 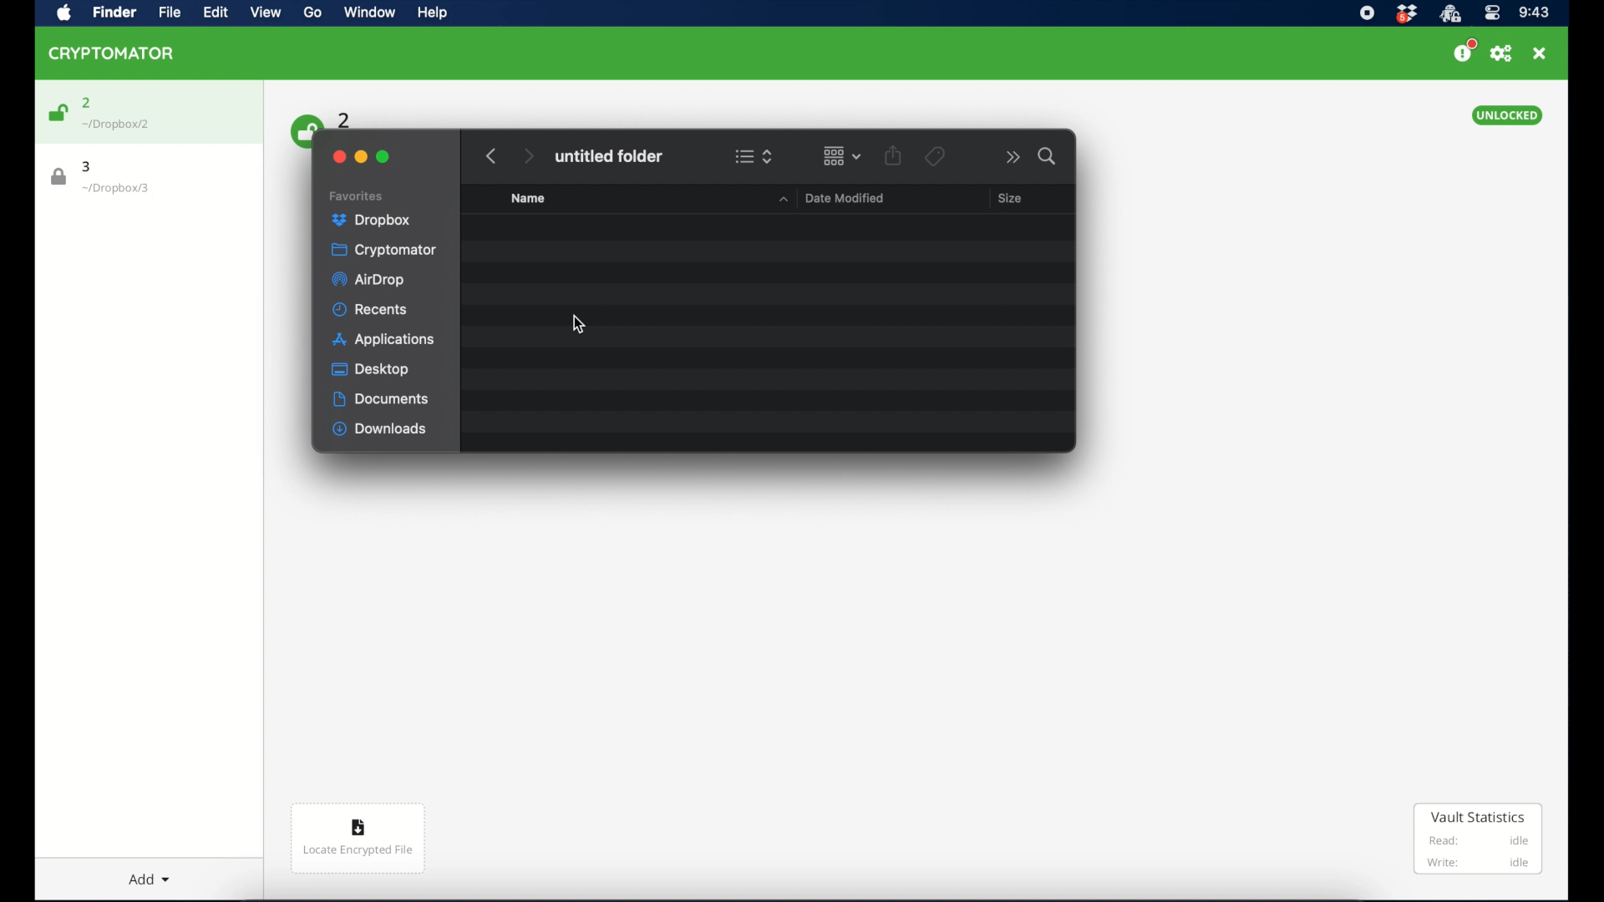 What do you see at coordinates (165, 13) in the screenshot?
I see `file` at bounding box center [165, 13].